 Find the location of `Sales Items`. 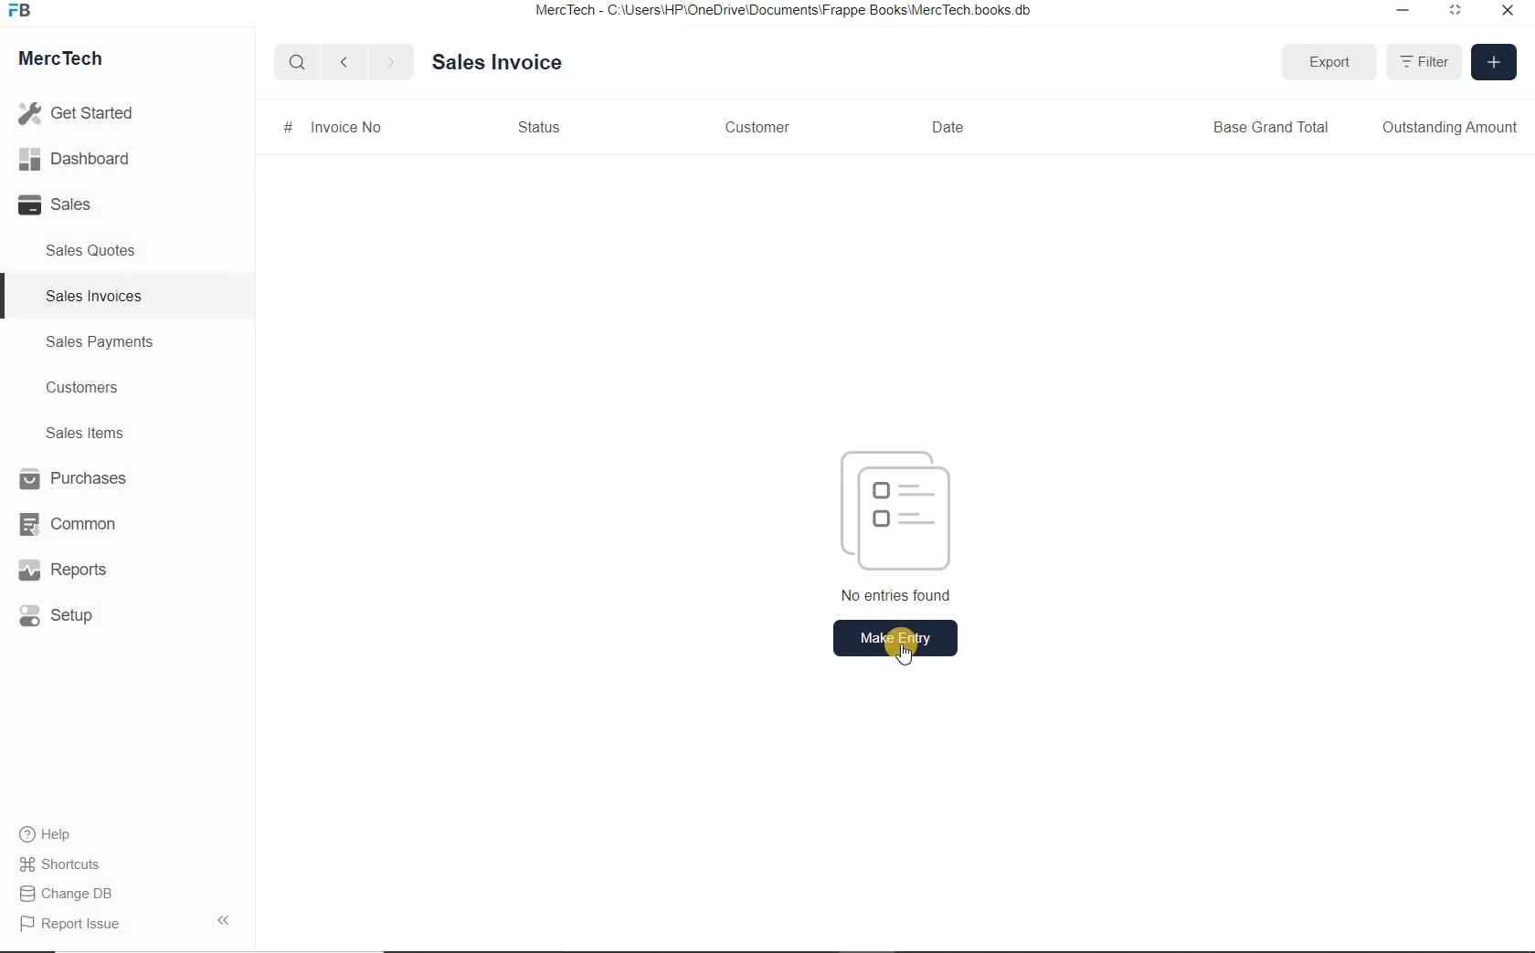

Sales Items is located at coordinates (97, 433).